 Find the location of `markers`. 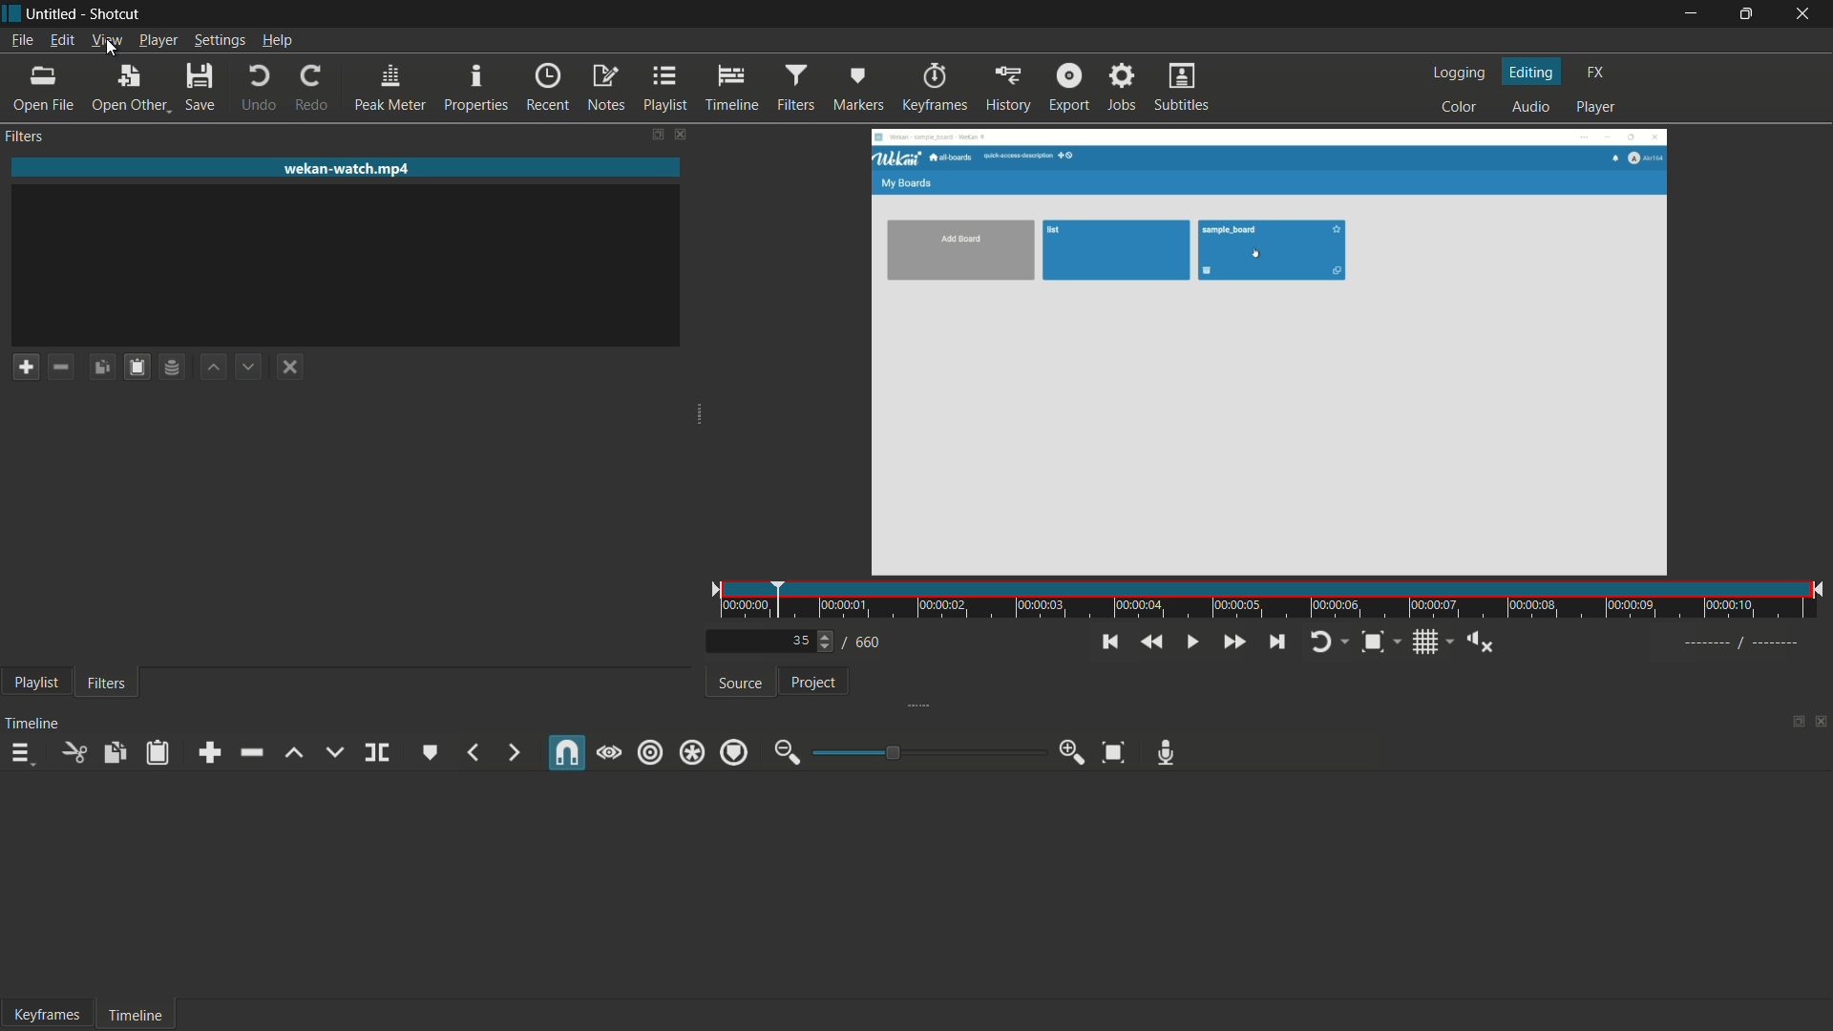

markers is located at coordinates (860, 89).